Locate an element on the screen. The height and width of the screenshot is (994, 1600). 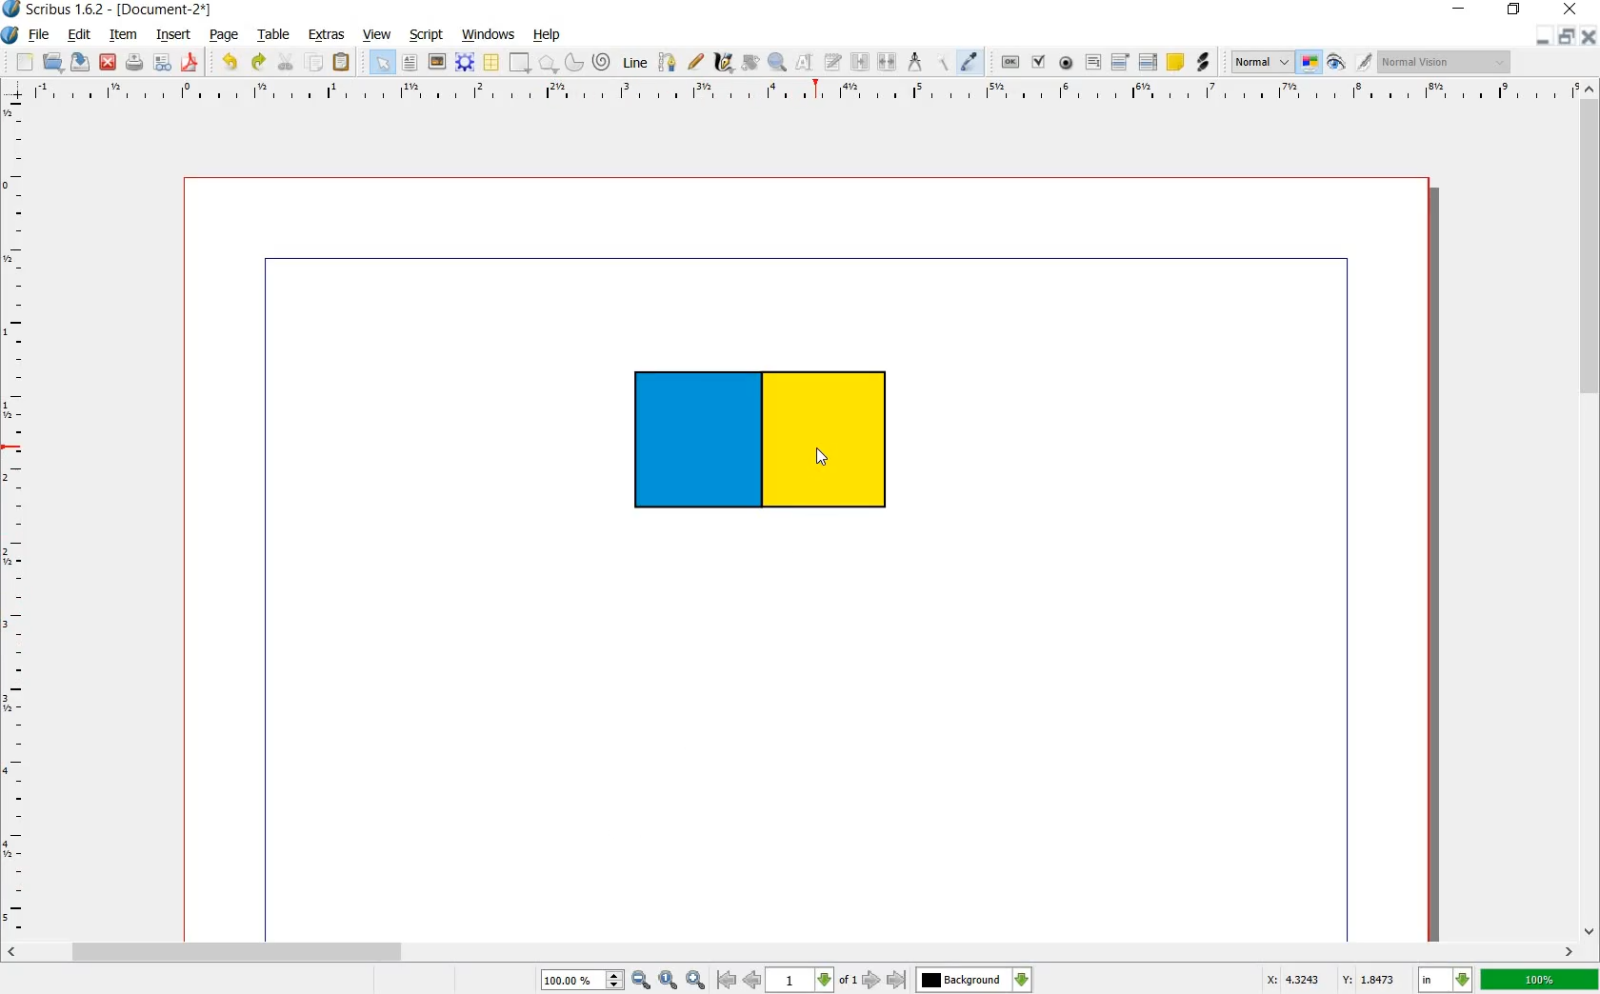
background is located at coordinates (975, 979).